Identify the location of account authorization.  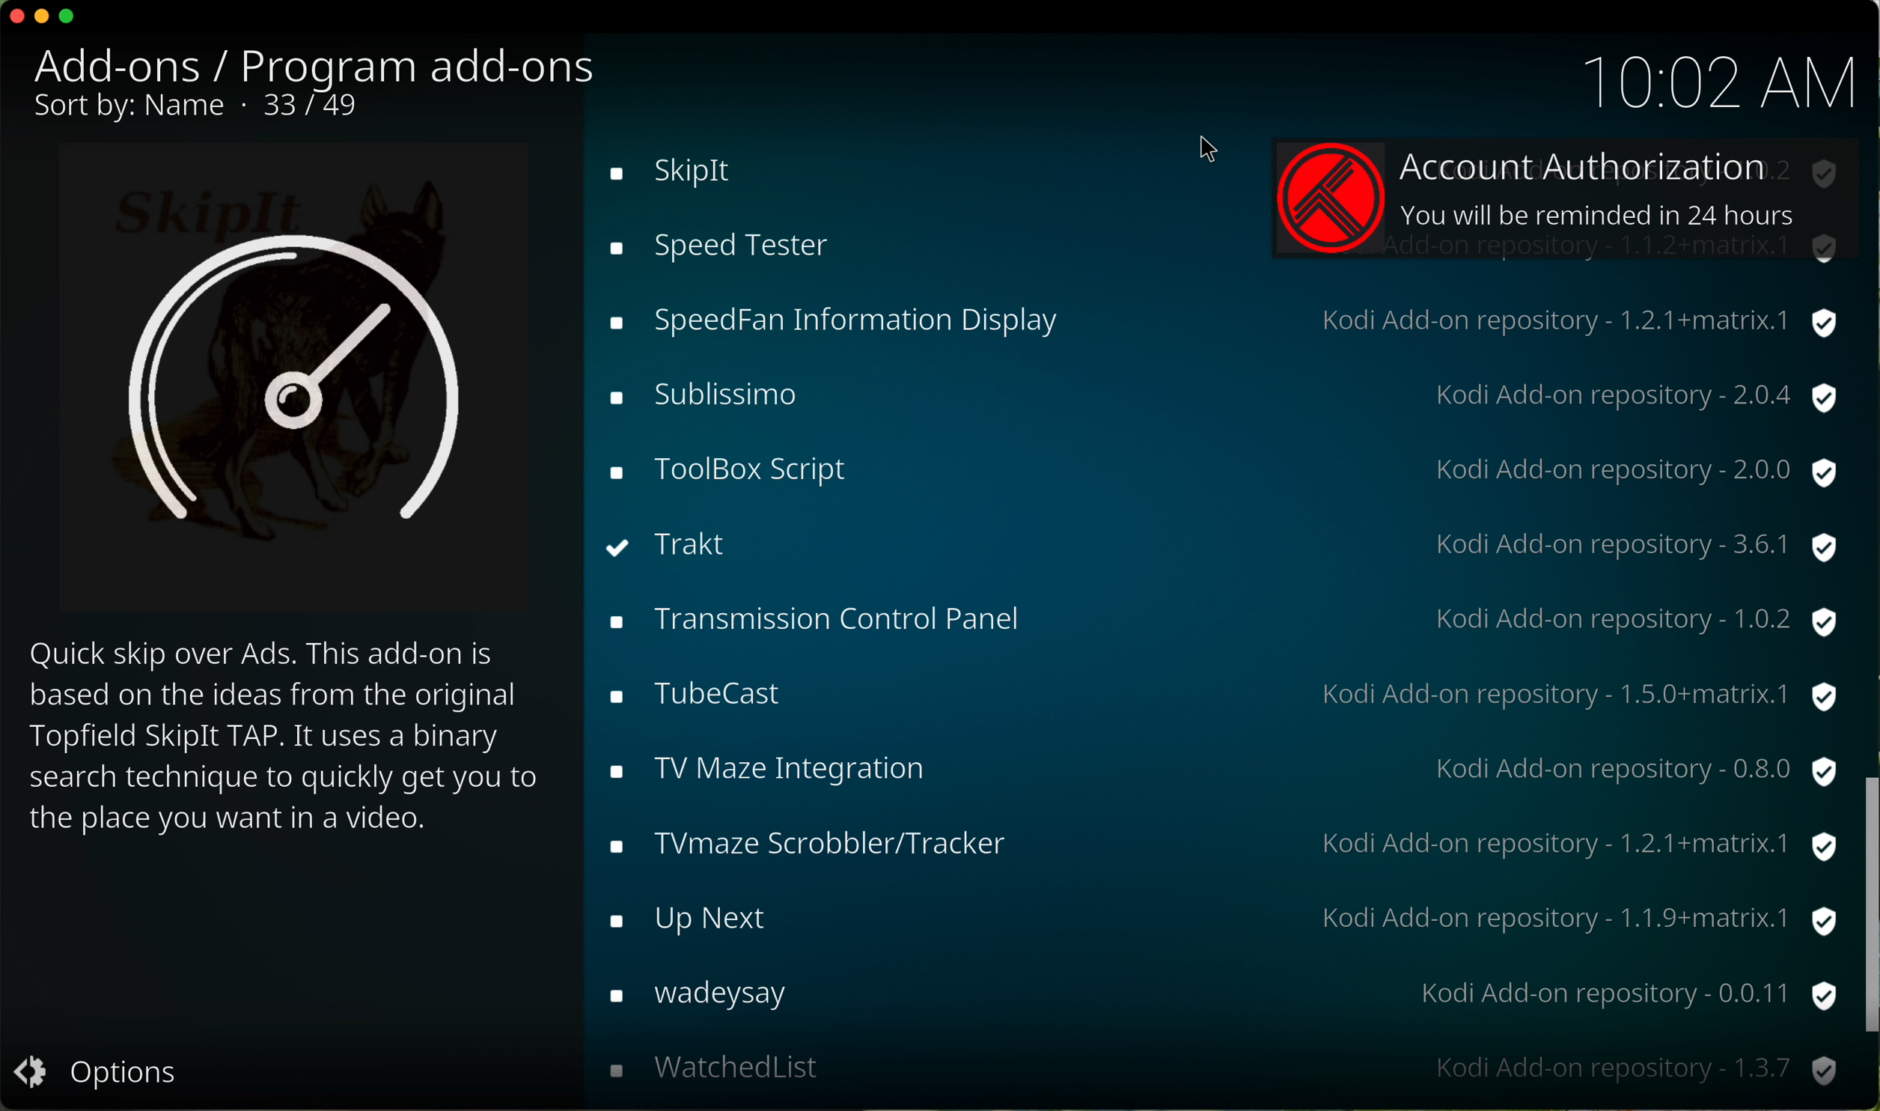
(1572, 198).